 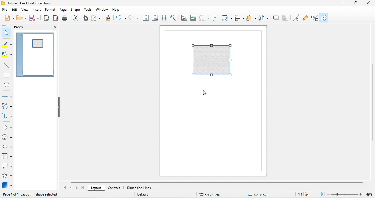 What do you see at coordinates (326, 18) in the screenshot?
I see `show draw function` at bounding box center [326, 18].